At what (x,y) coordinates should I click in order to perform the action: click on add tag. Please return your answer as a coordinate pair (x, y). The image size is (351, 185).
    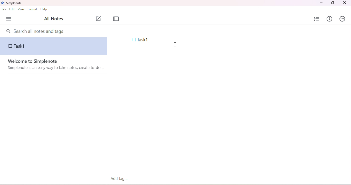
    Looking at the image, I should click on (119, 178).